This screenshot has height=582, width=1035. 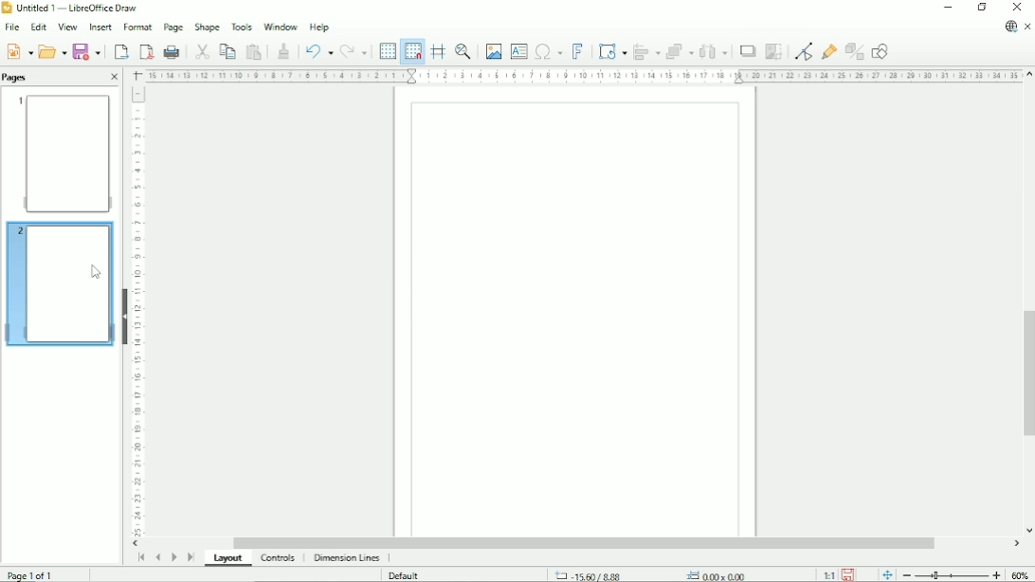 What do you see at coordinates (576, 313) in the screenshot?
I see `Canvas` at bounding box center [576, 313].